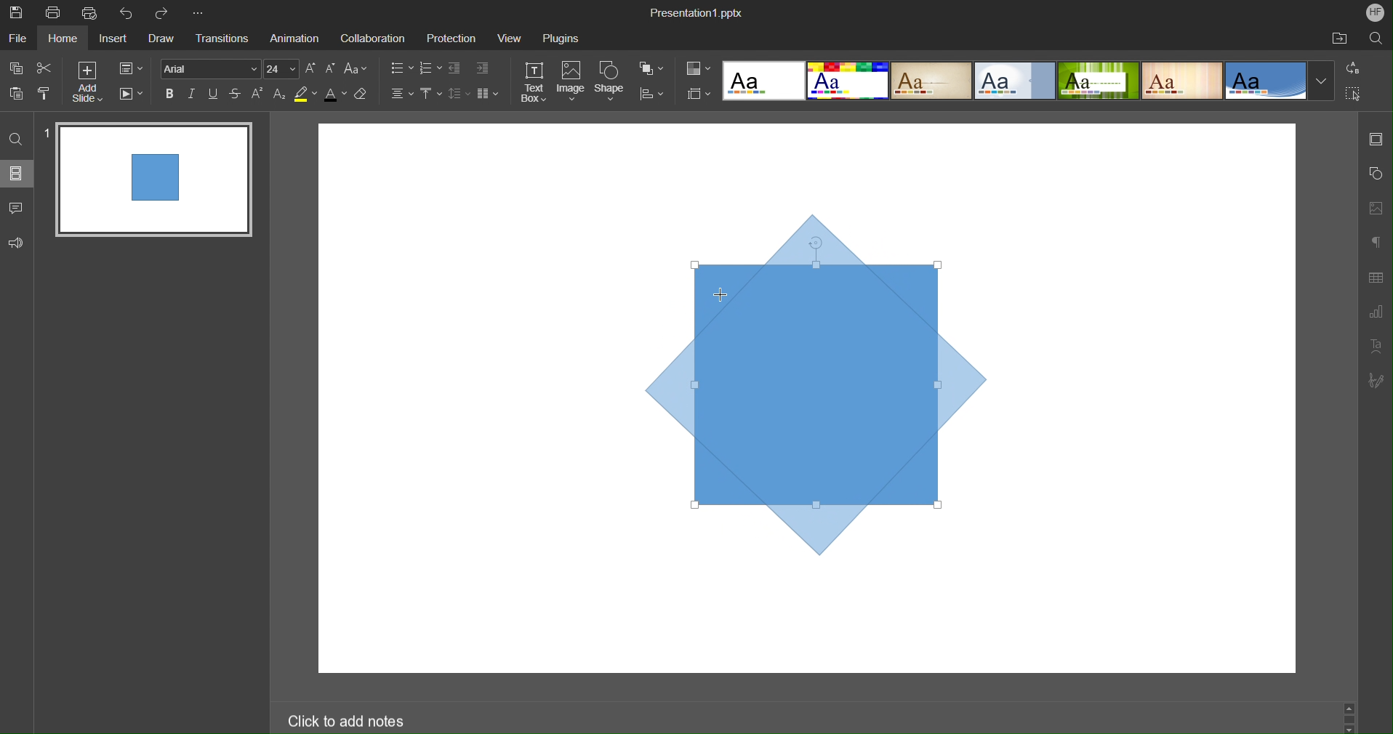 The height and width of the screenshot is (734, 1393). What do you see at coordinates (1377, 380) in the screenshot?
I see `Signature` at bounding box center [1377, 380].